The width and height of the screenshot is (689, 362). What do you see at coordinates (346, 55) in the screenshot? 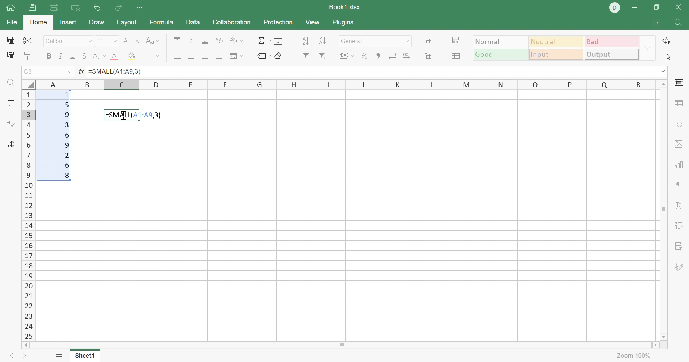
I see `Accounting style` at bounding box center [346, 55].